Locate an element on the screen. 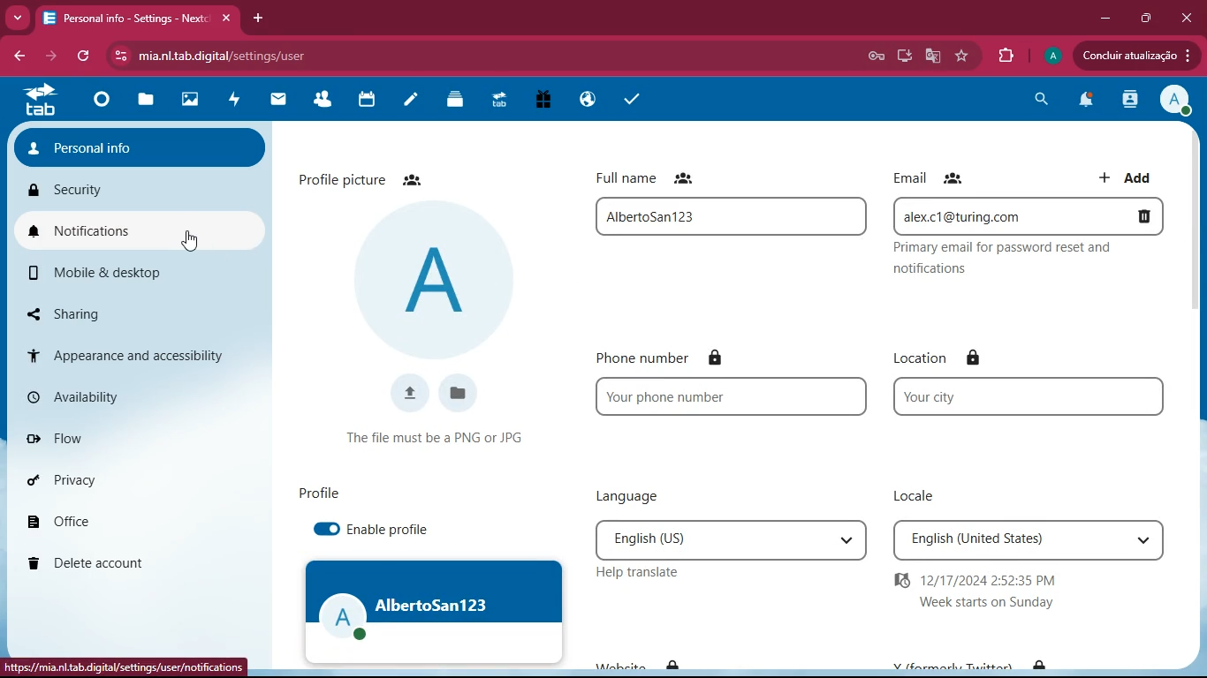  update is located at coordinates (1137, 56).